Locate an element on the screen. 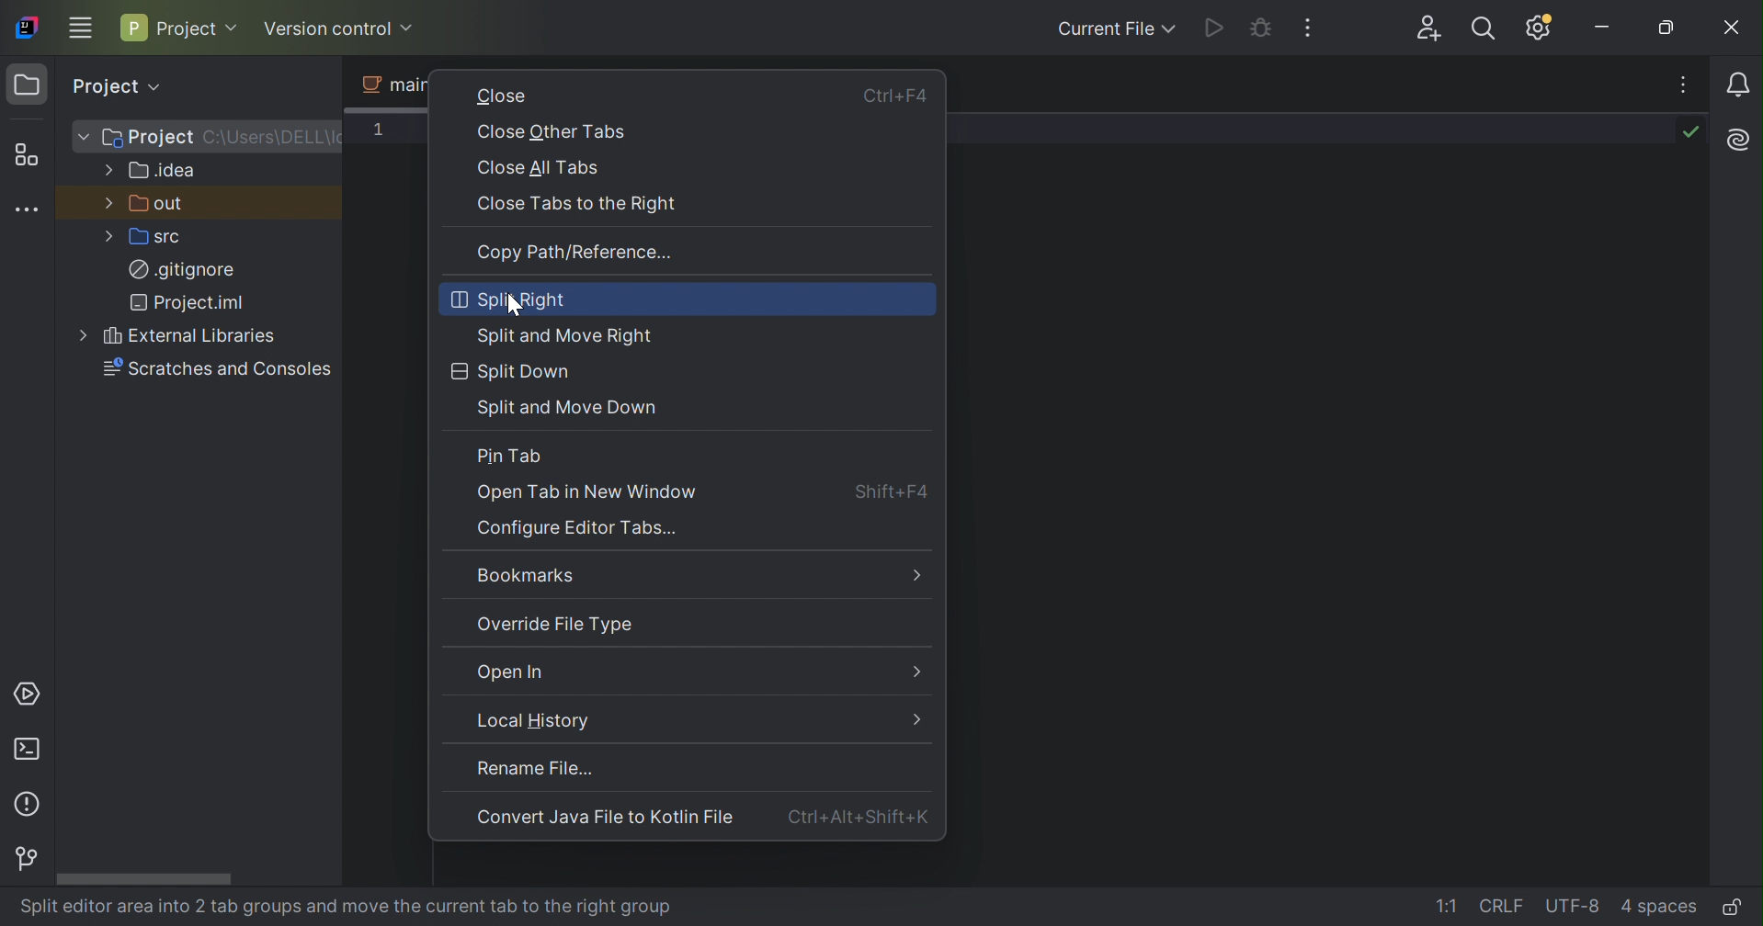 This screenshot has width=1763, height=926. Minimize is located at coordinates (1606, 28).